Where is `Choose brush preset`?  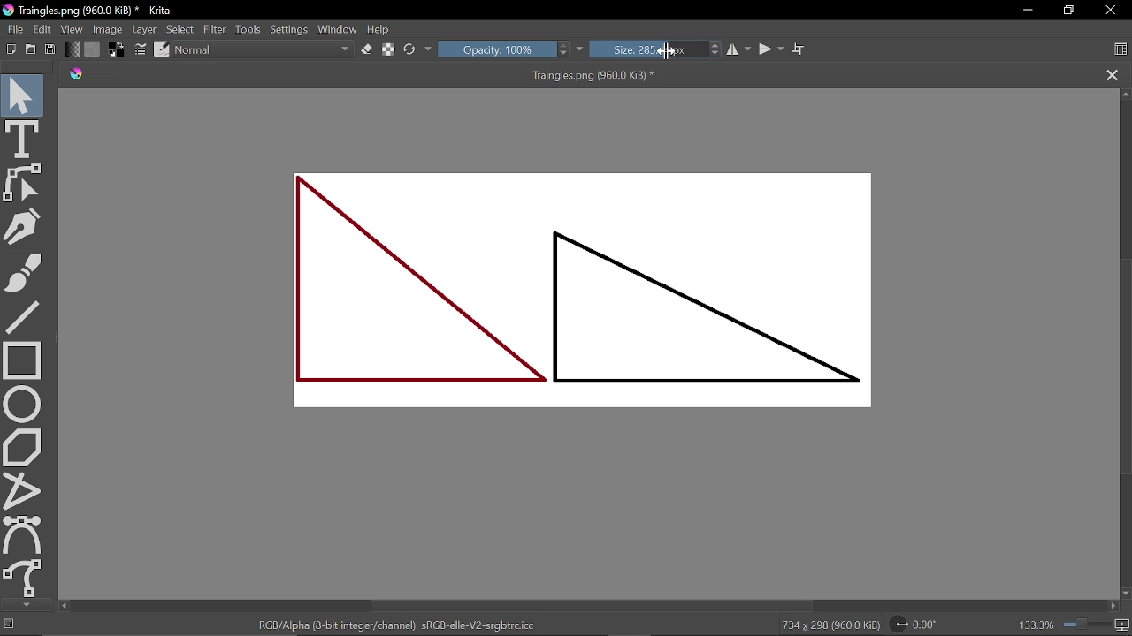 Choose brush preset is located at coordinates (162, 49).